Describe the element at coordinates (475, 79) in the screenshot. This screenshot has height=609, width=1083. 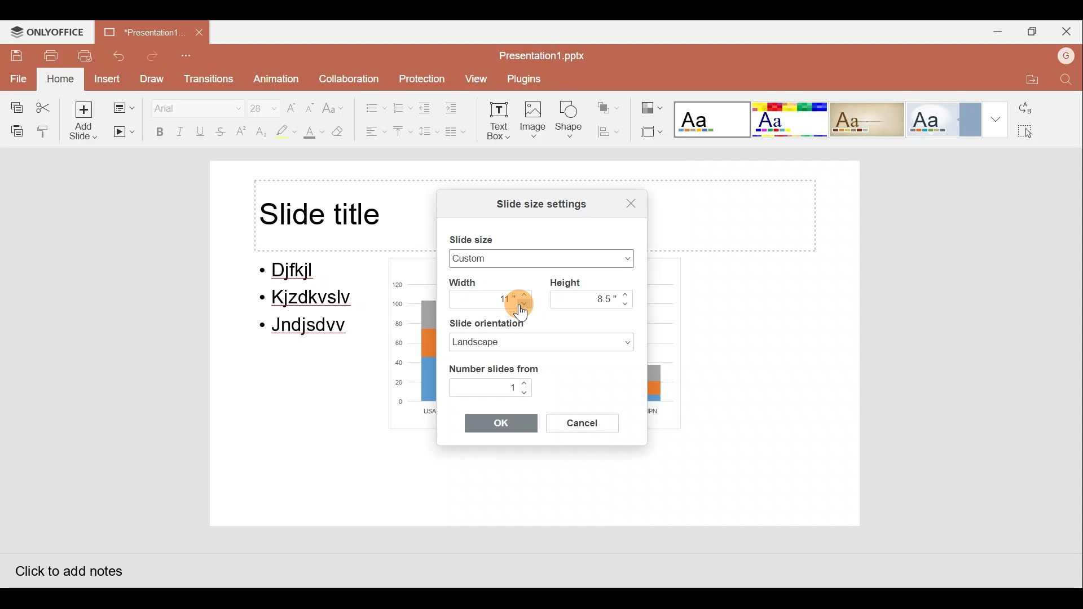
I see `View` at that location.